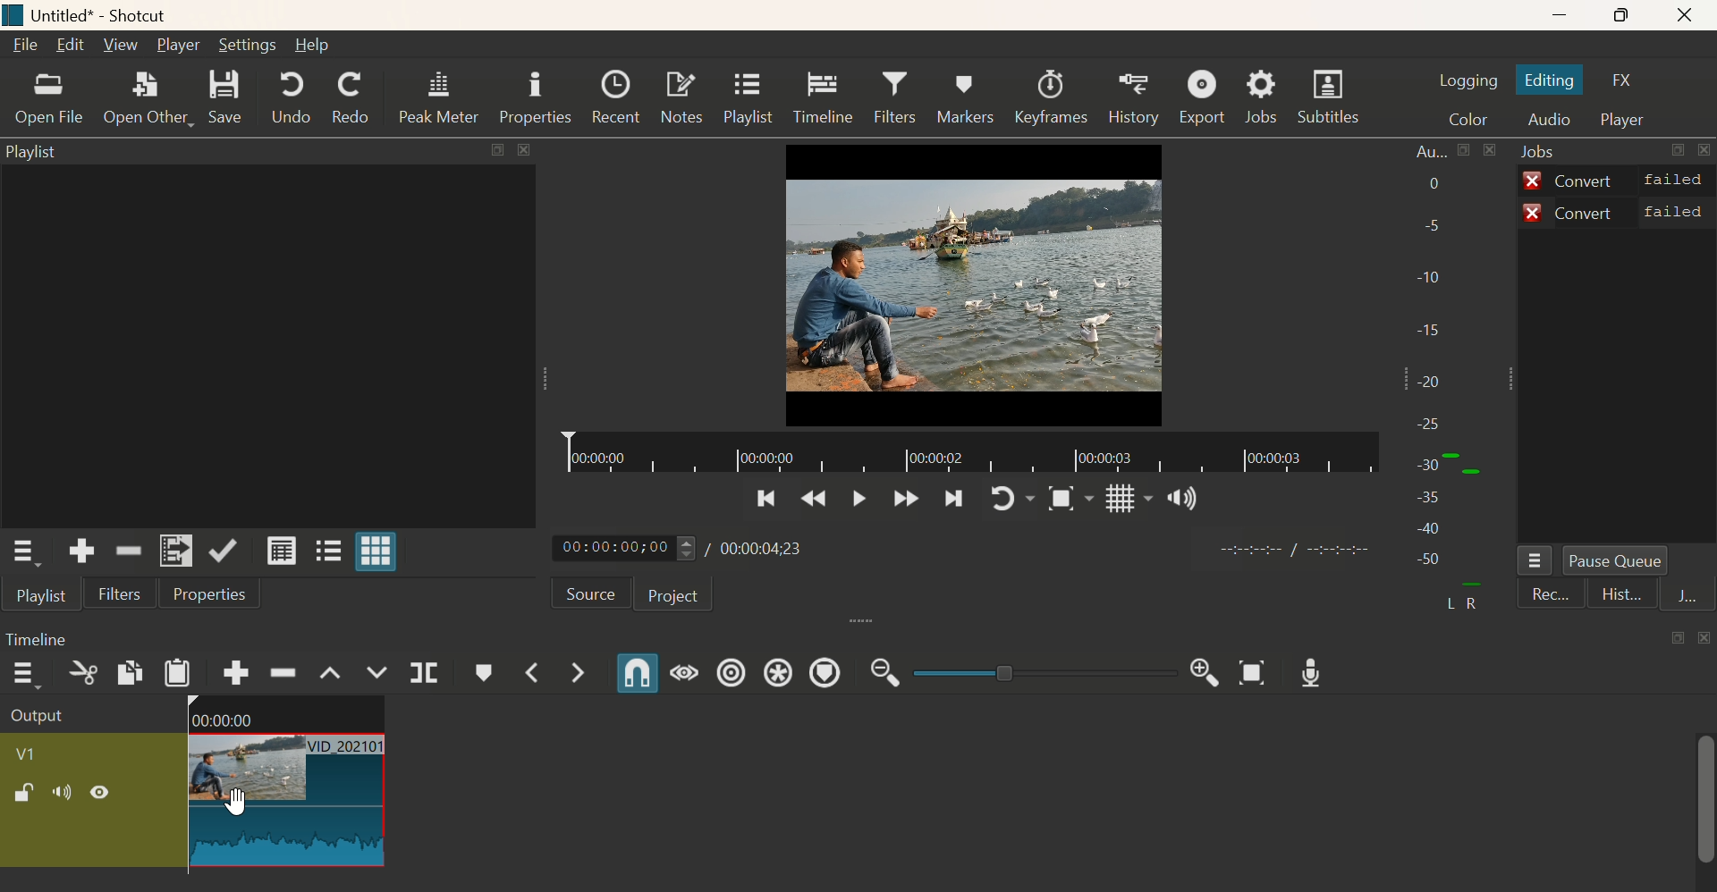 Image resolution: width=1717 pixels, height=892 pixels. Describe the element at coordinates (814, 502) in the screenshot. I see `Previous` at that location.